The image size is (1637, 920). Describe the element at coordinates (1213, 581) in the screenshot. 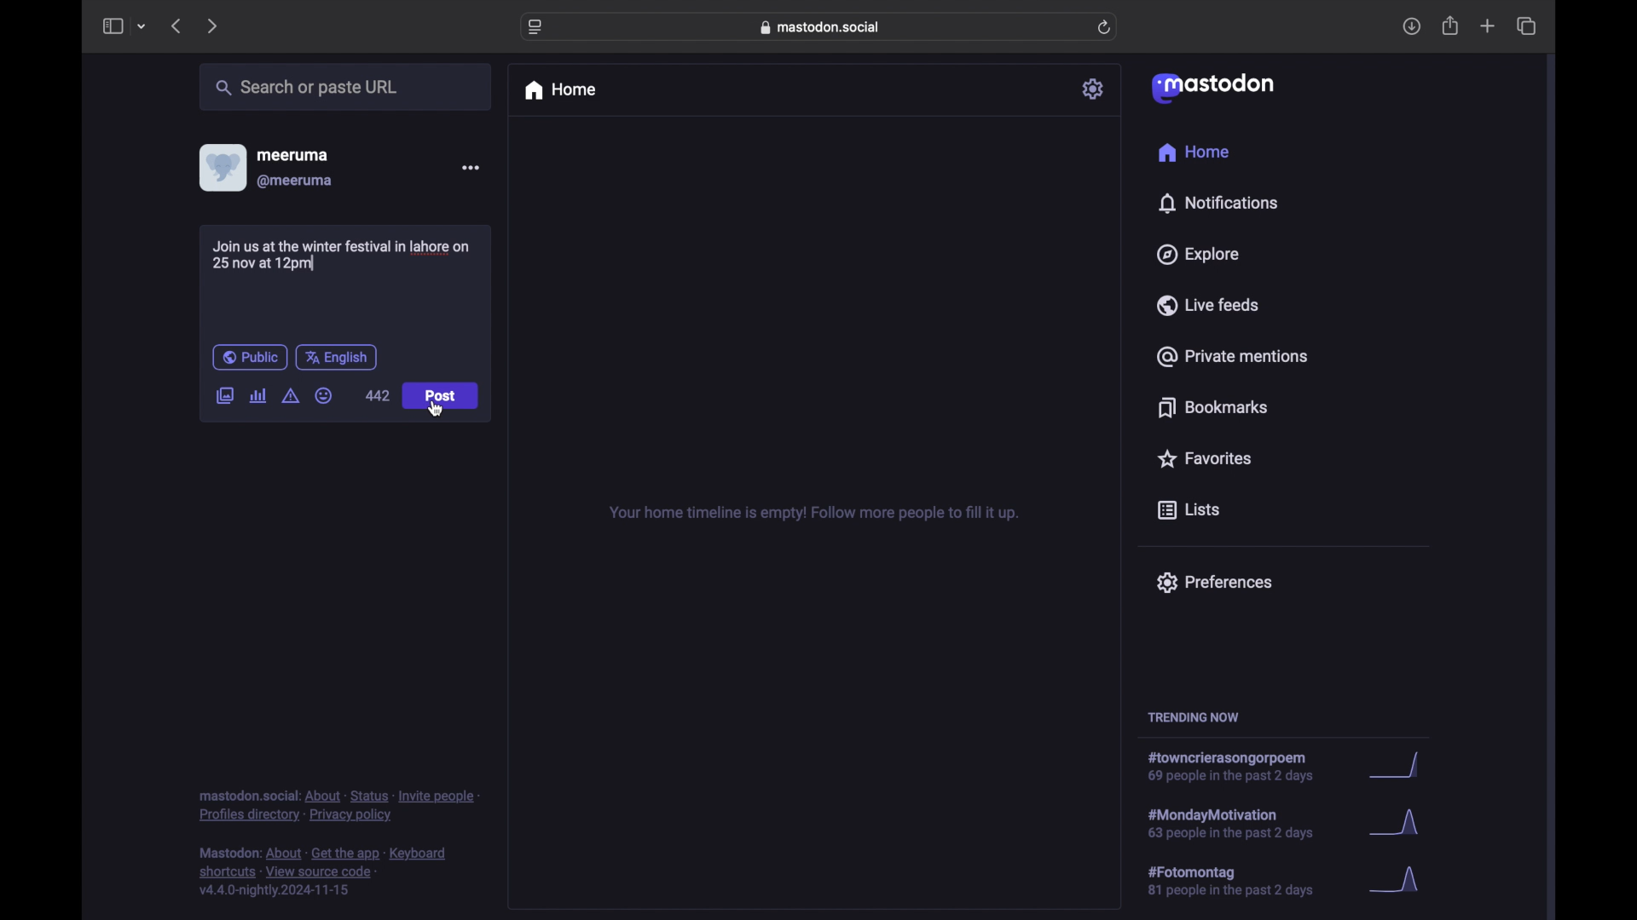

I see `preferences` at that location.